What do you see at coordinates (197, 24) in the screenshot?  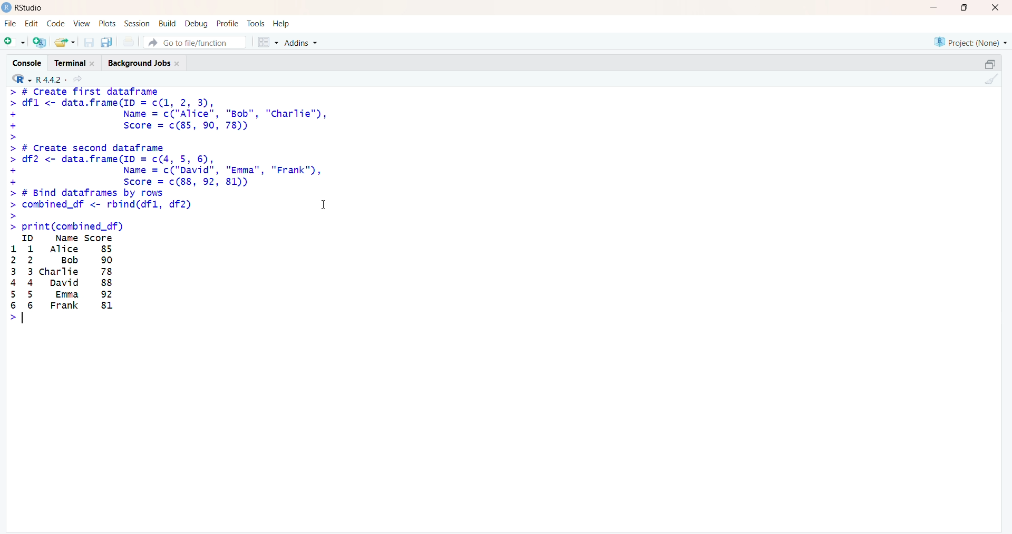 I see `Debug` at bounding box center [197, 24].